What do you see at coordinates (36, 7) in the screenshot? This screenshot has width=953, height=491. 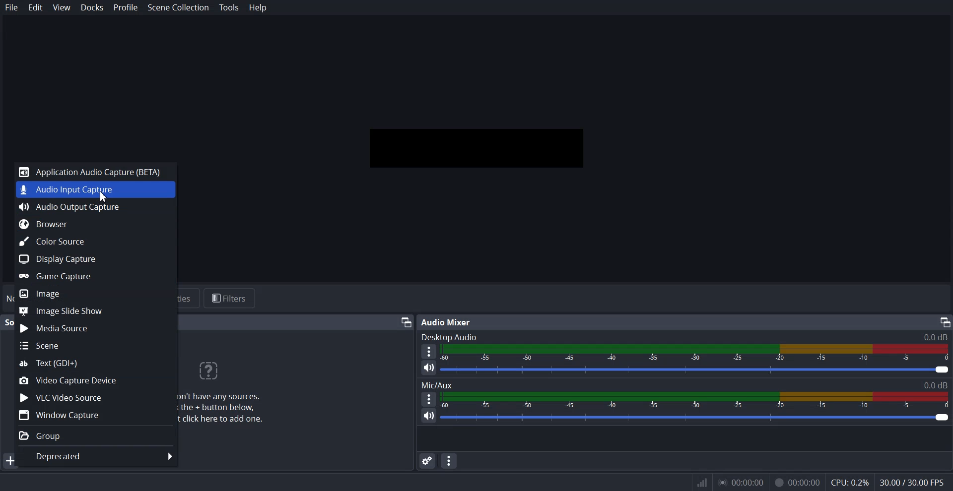 I see `Edit` at bounding box center [36, 7].